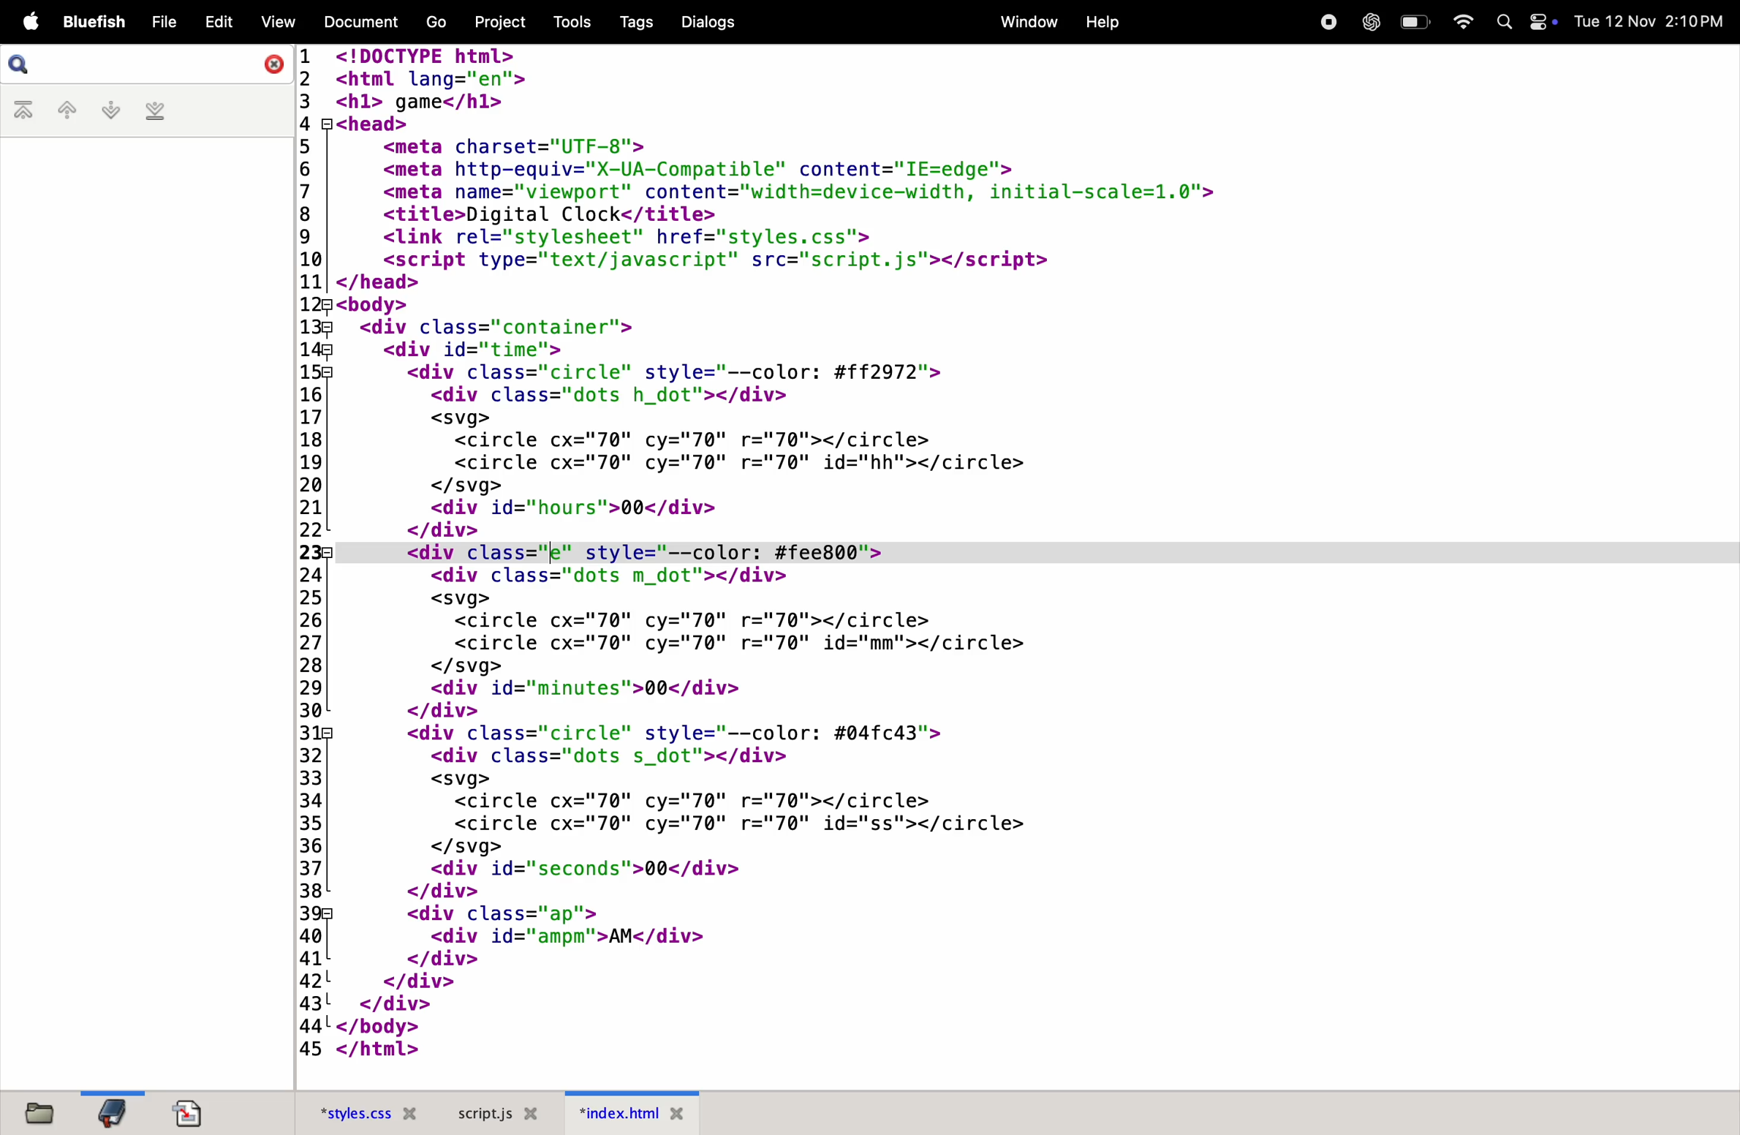 The width and height of the screenshot is (1740, 1135). What do you see at coordinates (31, 21) in the screenshot?
I see `apple menu` at bounding box center [31, 21].